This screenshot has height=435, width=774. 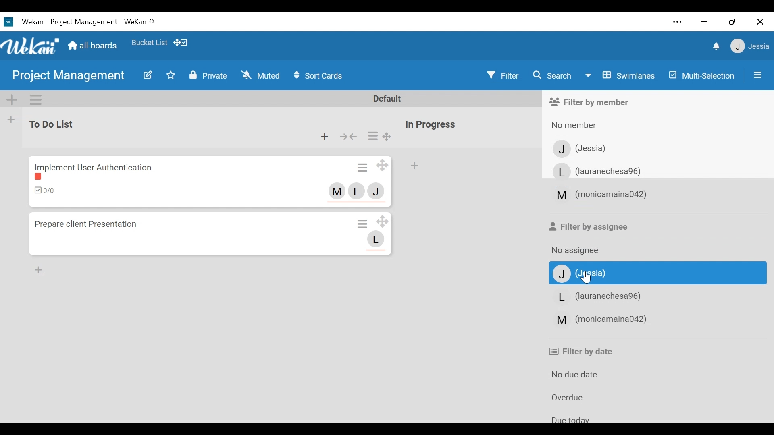 What do you see at coordinates (587, 279) in the screenshot?
I see `Cursor` at bounding box center [587, 279].